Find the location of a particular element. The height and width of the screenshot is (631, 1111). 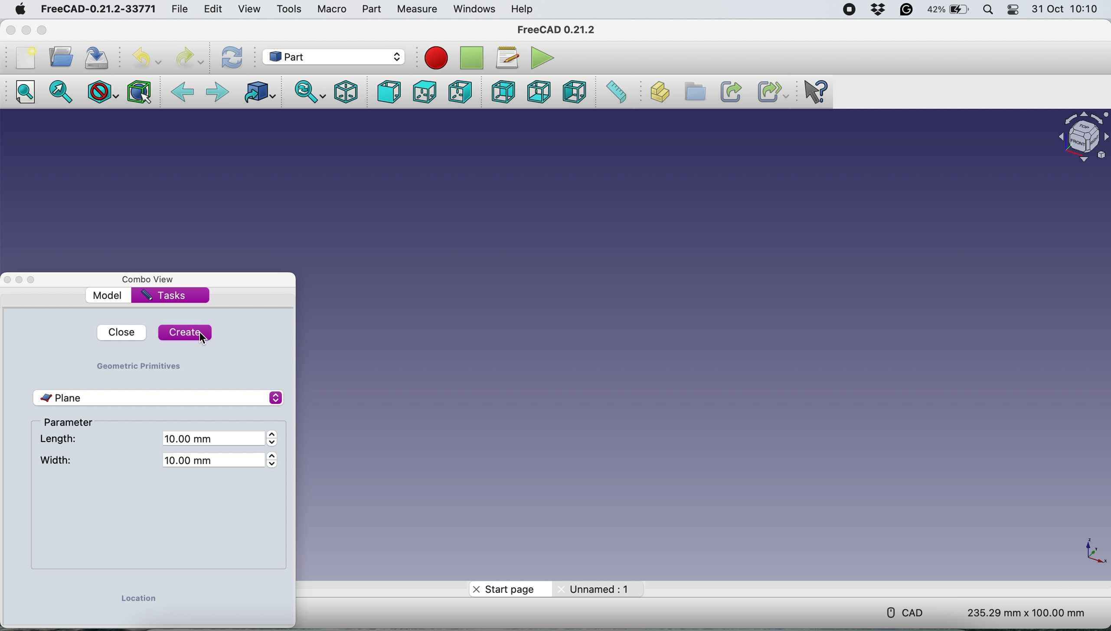

Bottom is located at coordinates (537, 91).